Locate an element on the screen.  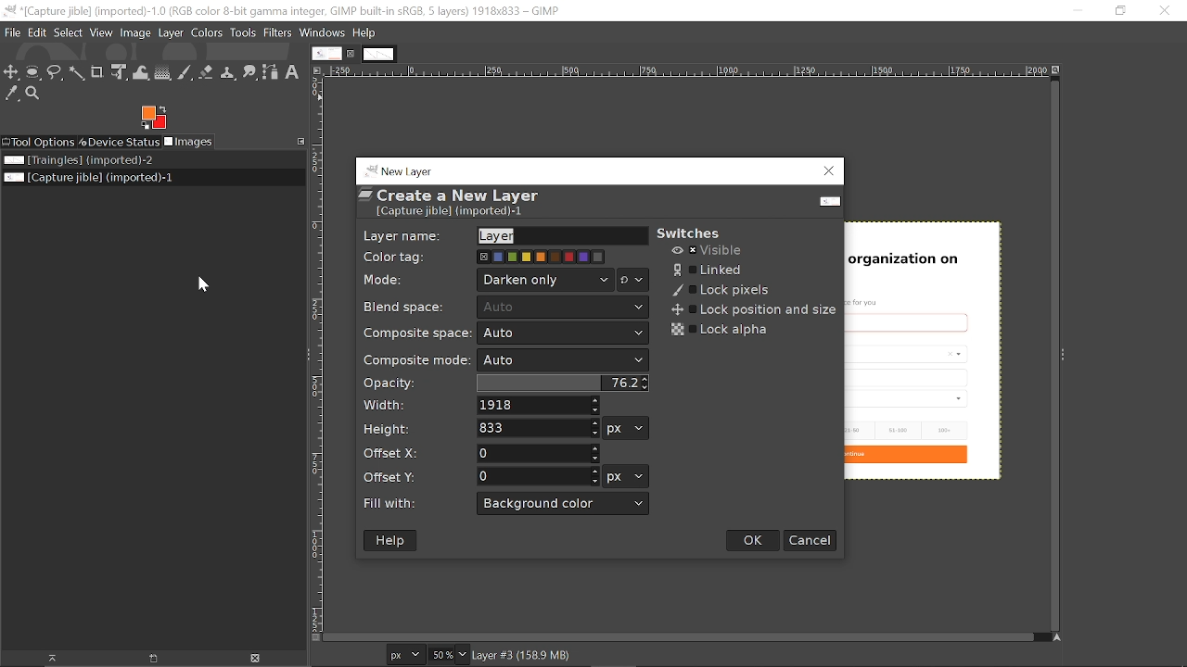
Current image units is located at coordinates (407, 653).